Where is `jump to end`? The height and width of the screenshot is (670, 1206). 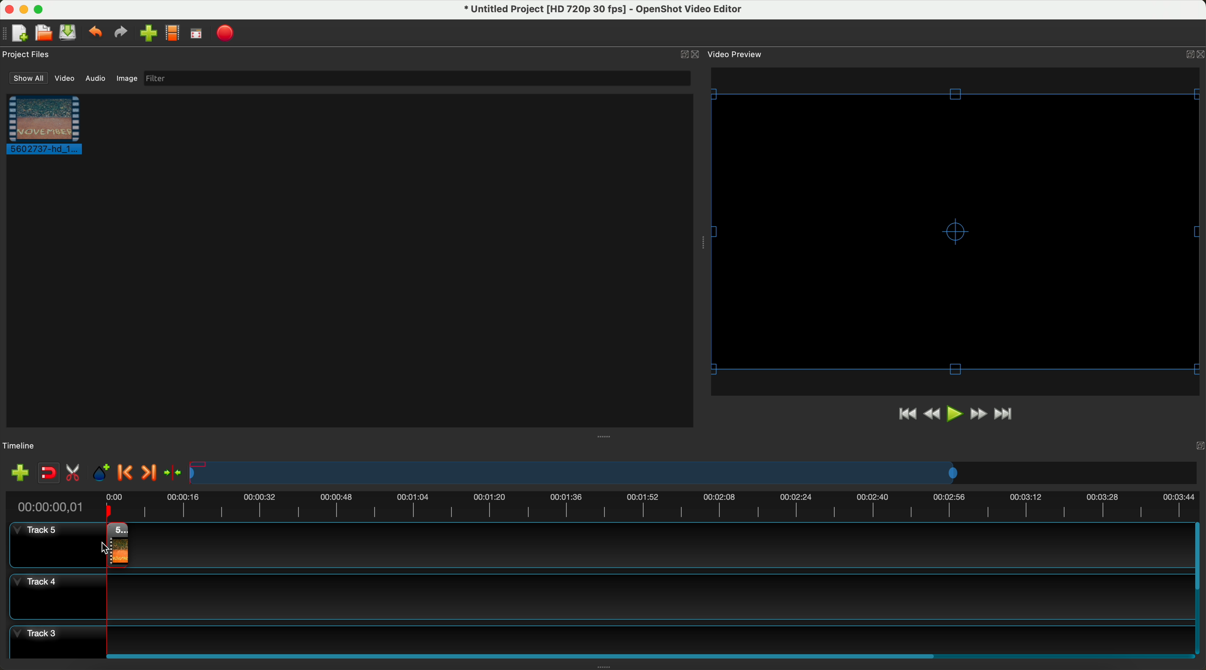
jump to end is located at coordinates (1009, 415).